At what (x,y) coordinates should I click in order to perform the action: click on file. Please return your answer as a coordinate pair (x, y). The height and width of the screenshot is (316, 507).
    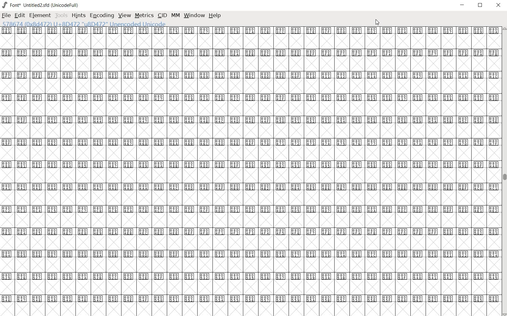
    Looking at the image, I should click on (7, 15).